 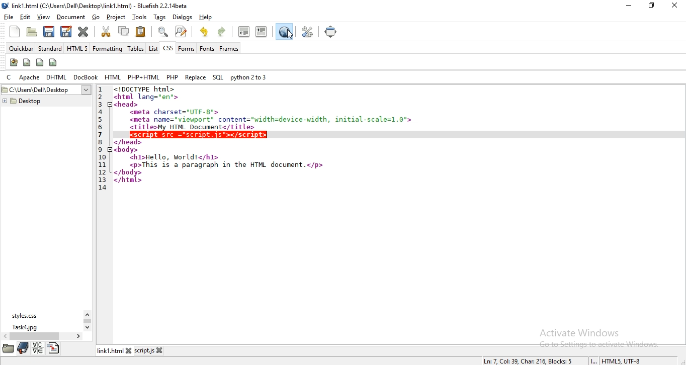 I want to click on 5, so click(x=100, y=120).